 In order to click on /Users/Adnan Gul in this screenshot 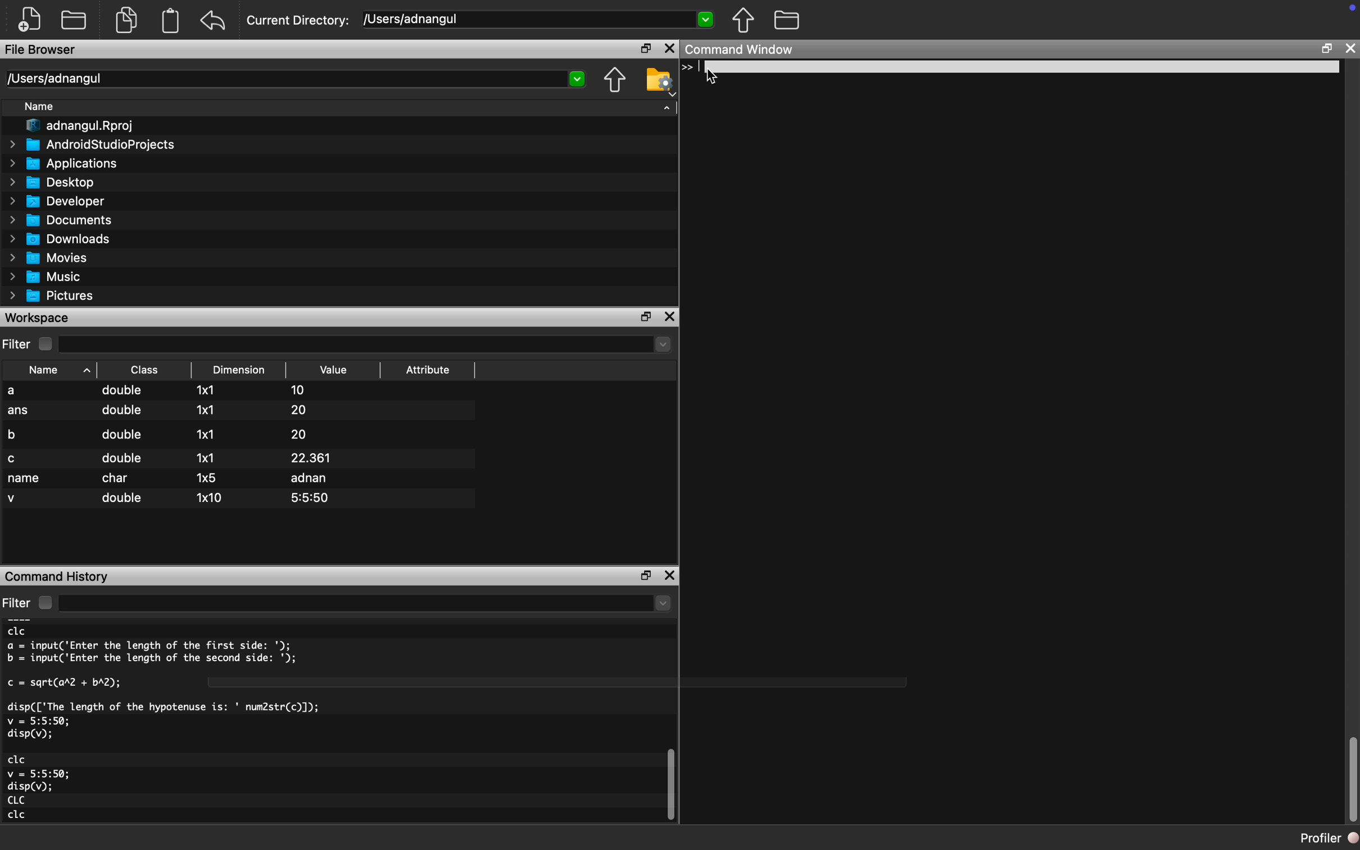, I will do `click(283, 80)`.